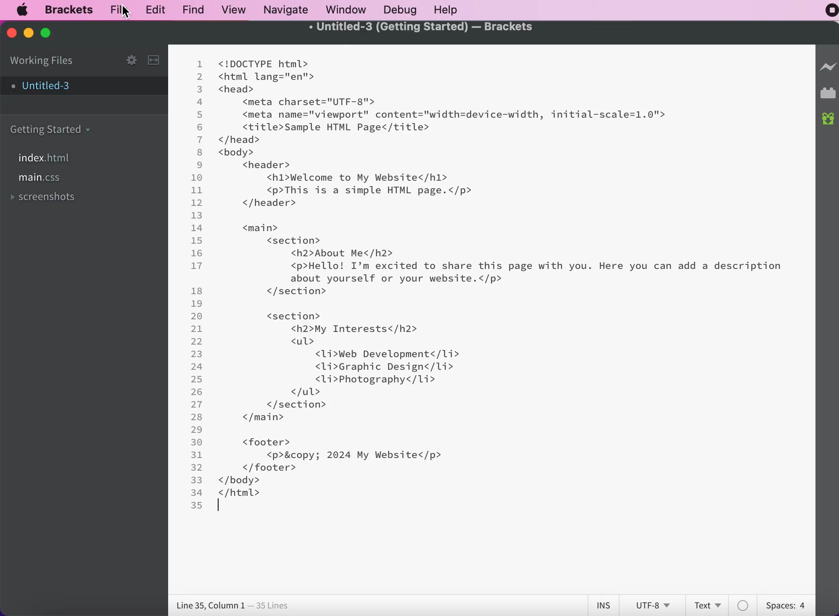 This screenshot has width=839, height=616. What do you see at coordinates (201, 165) in the screenshot?
I see `9` at bounding box center [201, 165].